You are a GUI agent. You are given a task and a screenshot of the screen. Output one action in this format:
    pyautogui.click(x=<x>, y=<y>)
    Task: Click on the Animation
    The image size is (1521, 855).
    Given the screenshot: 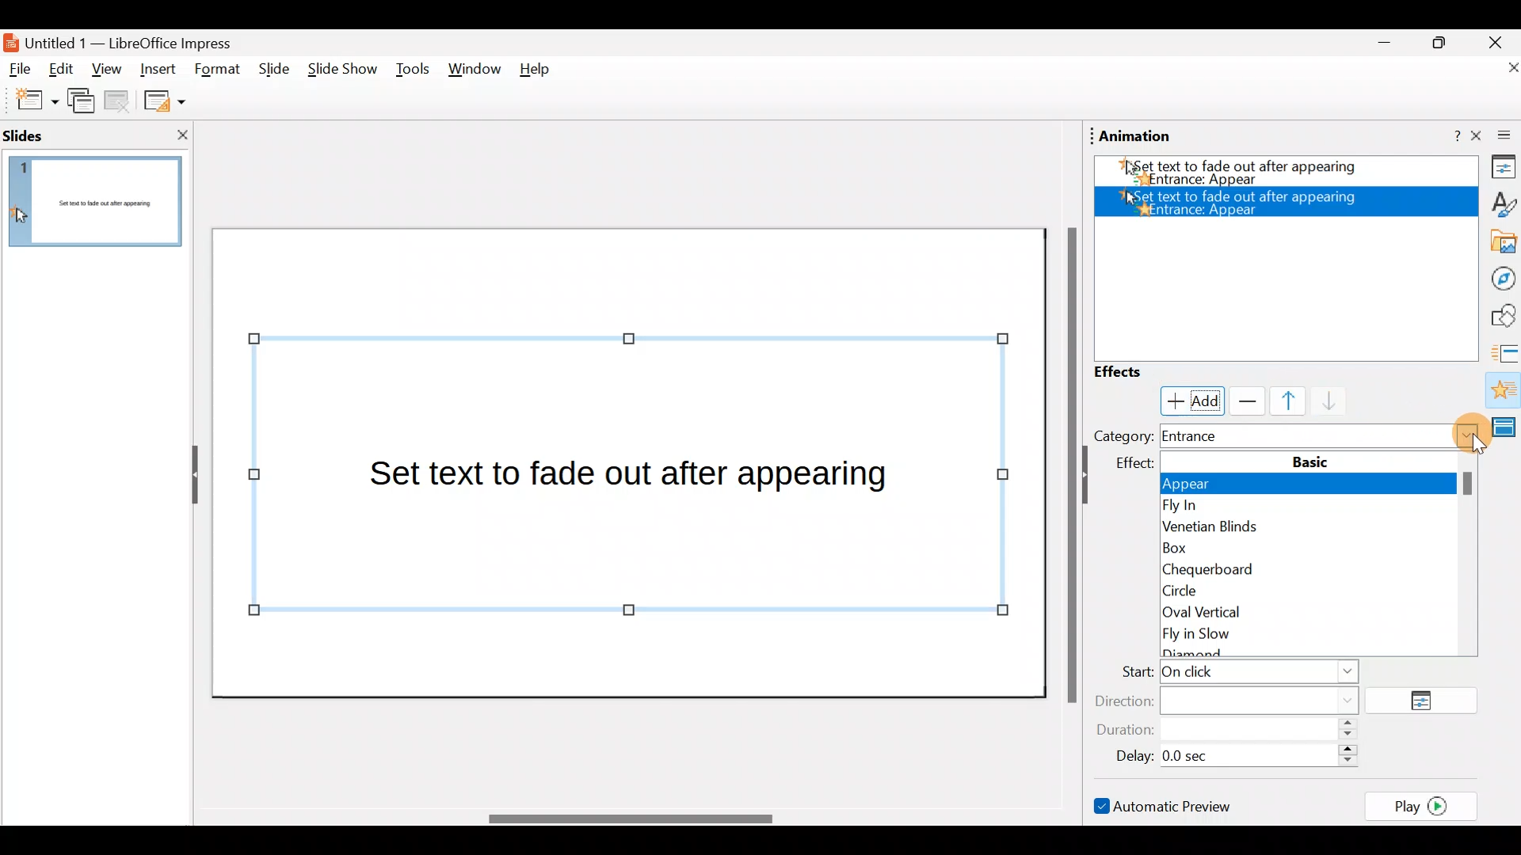 What is the action you would take?
    pyautogui.click(x=1502, y=392)
    